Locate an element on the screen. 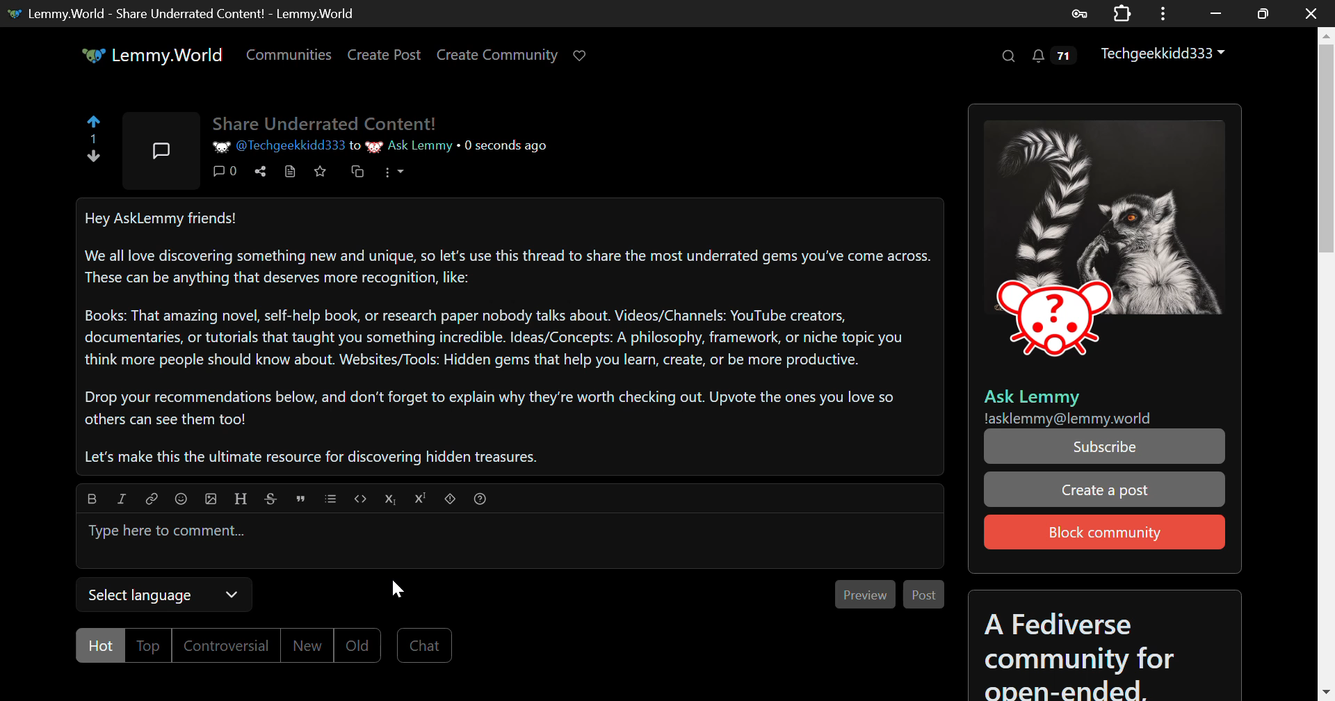  Share Underrated Content! is located at coordinates (326, 121).